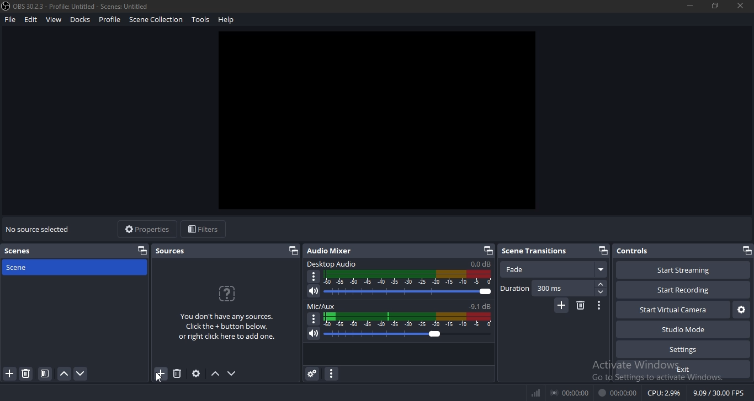  What do you see at coordinates (675, 310) in the screenshot?
I see `start virtual camera` at bounding box center [675, 310].